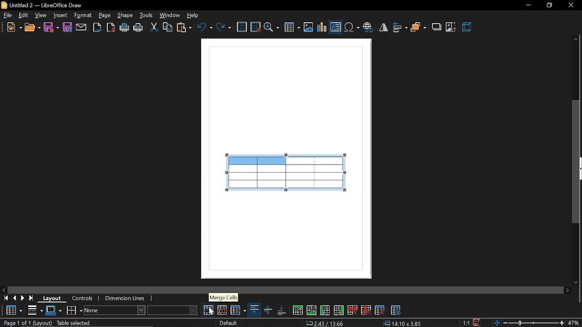  Describe the element at coordinates (570, 6) in the screenshot. I see `close` at that location.